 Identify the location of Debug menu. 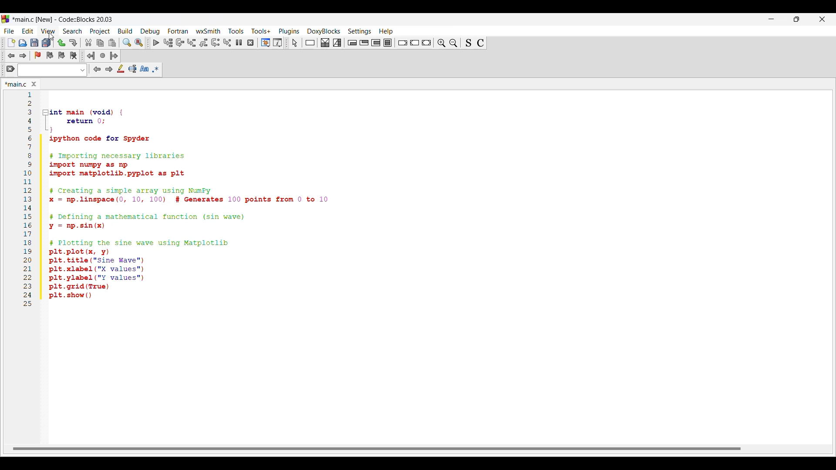
(150, 31).